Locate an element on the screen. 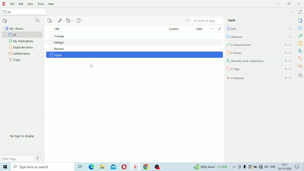 The image size is (304, 171). View is located at coordinates (31, 3).